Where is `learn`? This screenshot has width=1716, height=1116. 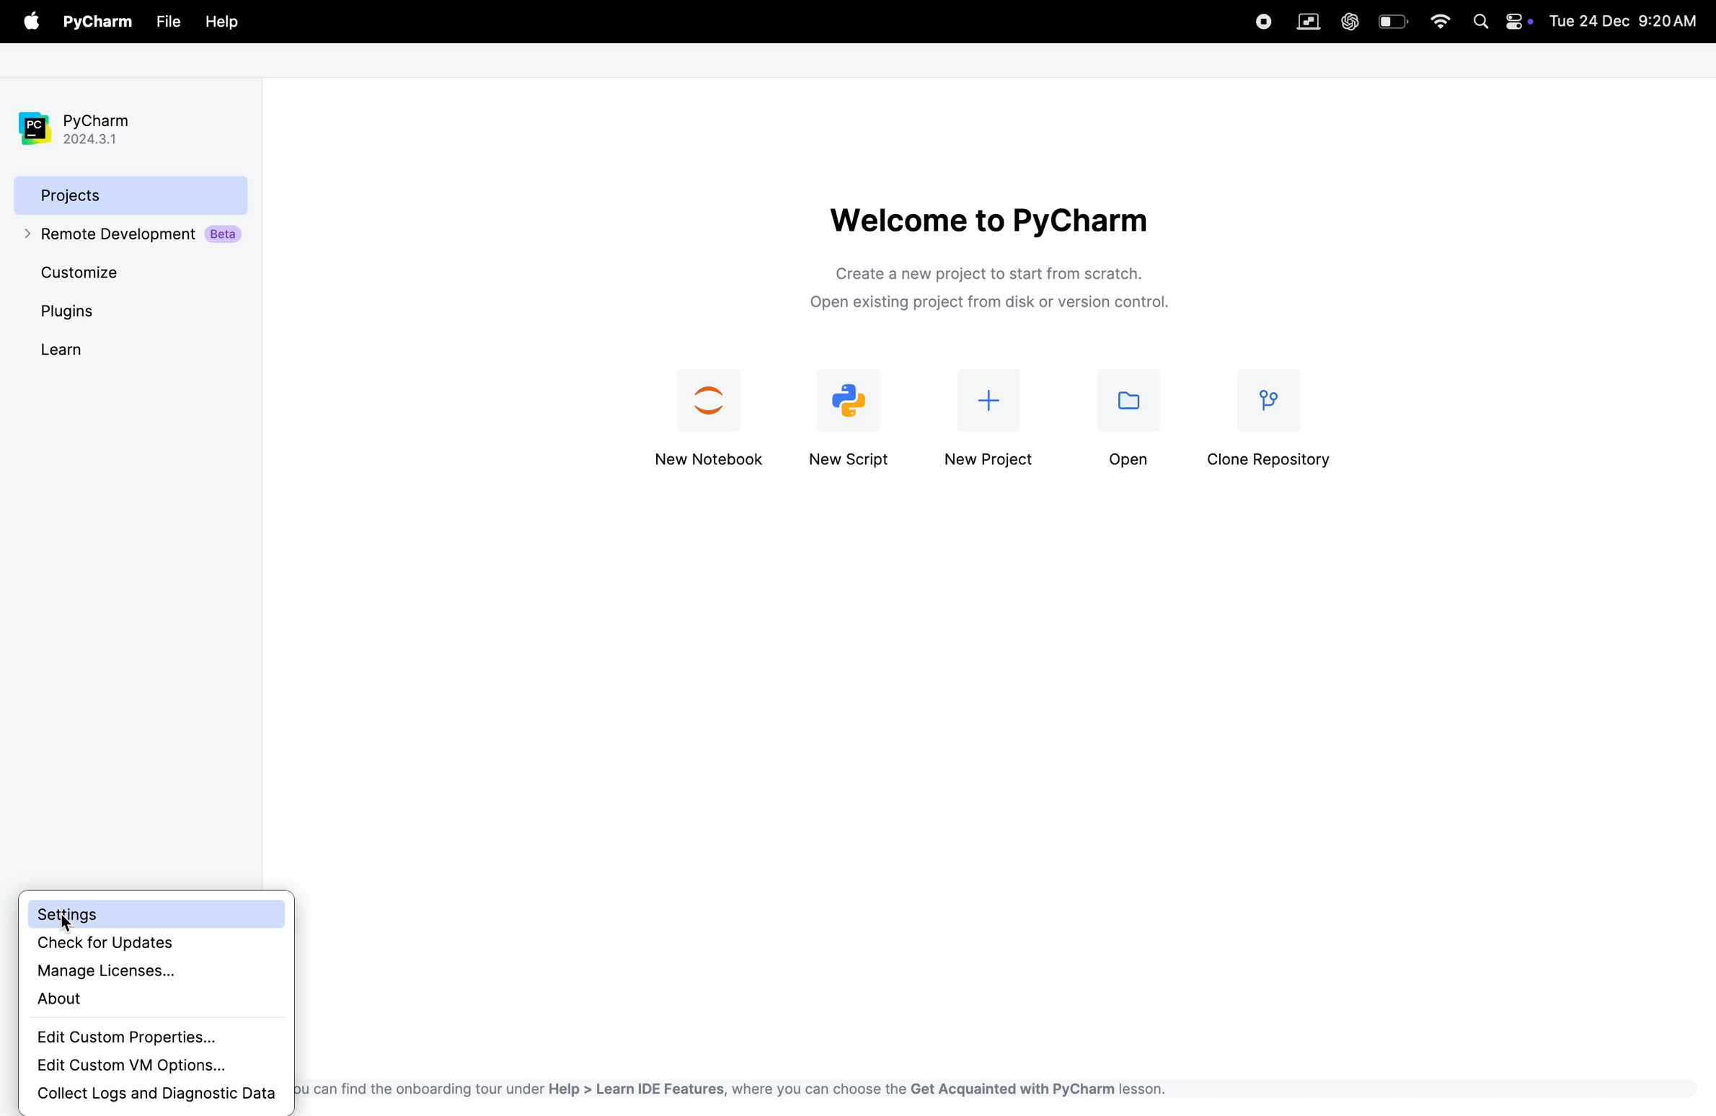 learn is located at coordinates (85, 349).